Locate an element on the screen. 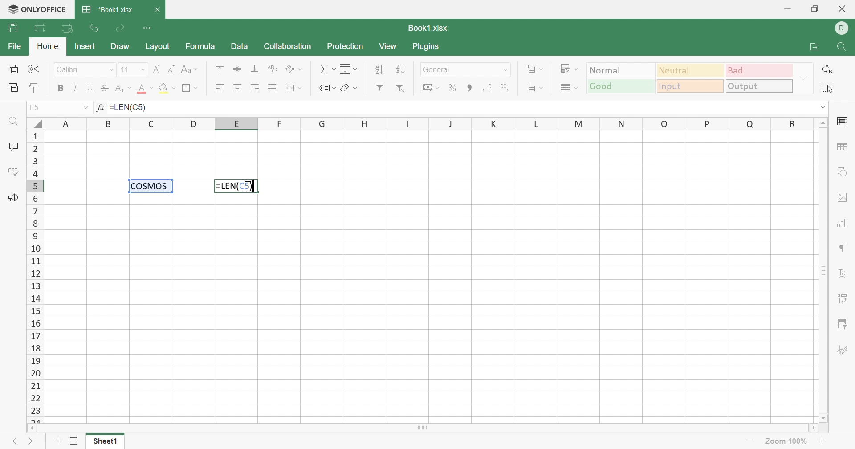 Image resolution: width=855 pixels, height=449 pixels. Feedback & Support is located at coordinates (14, 199).